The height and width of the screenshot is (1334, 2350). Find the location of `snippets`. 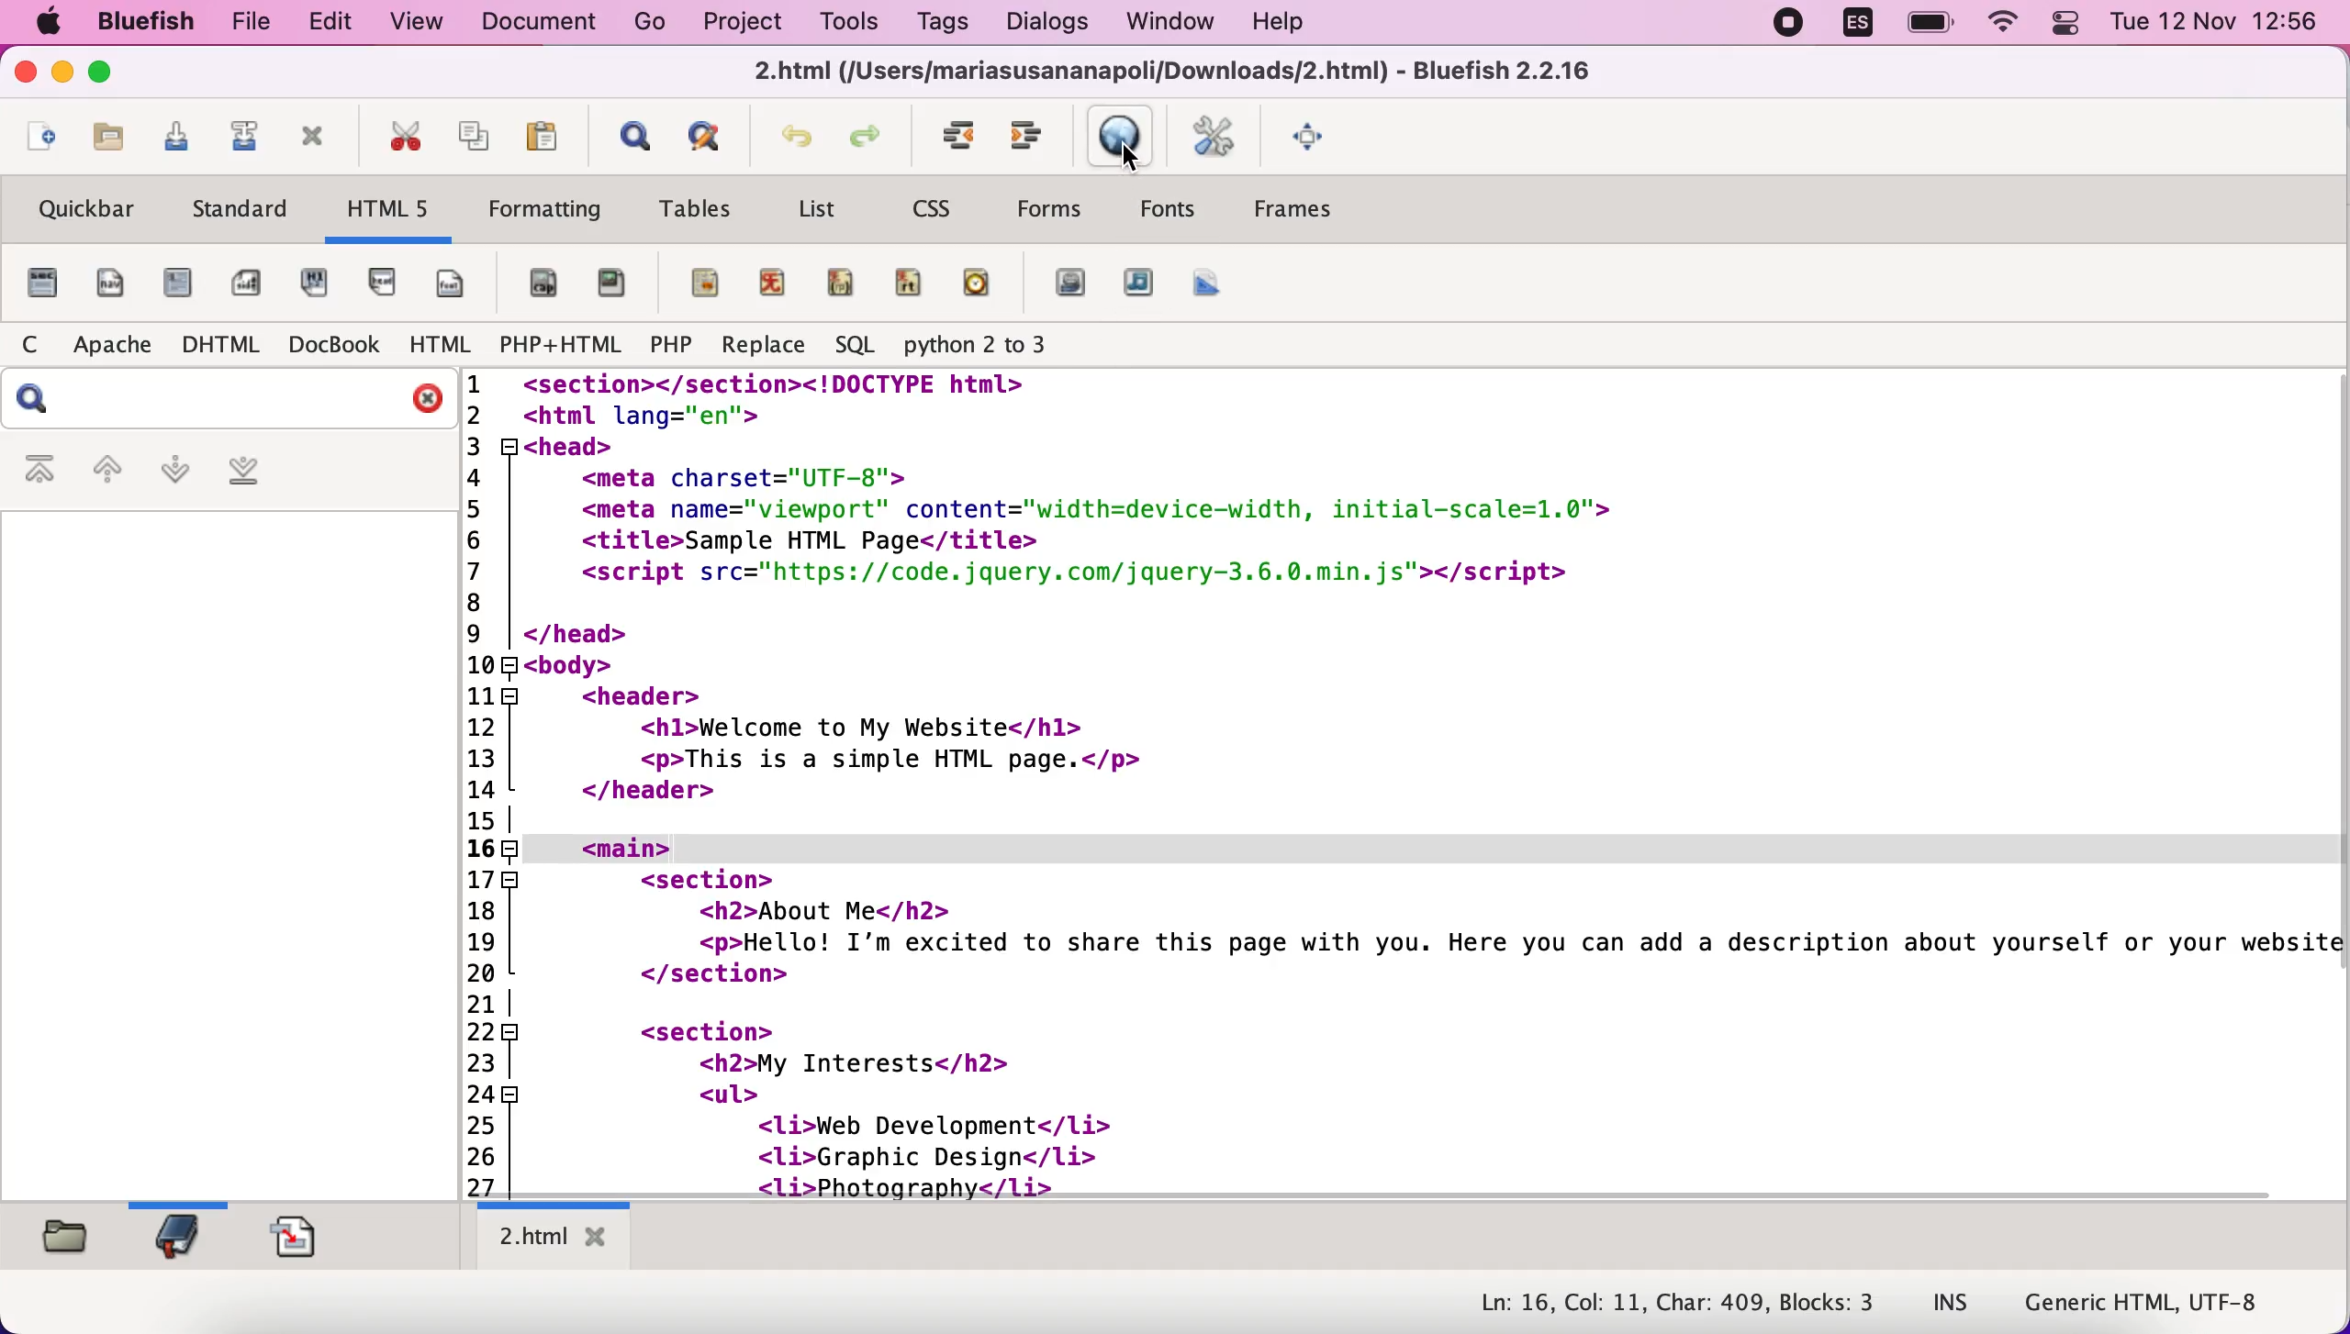

snippets is located at coordinates (303, 1240).